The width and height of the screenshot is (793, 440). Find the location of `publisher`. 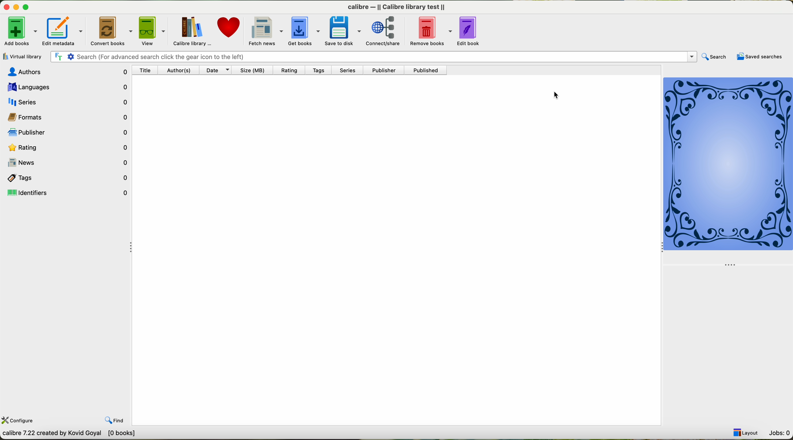

publisher is located at coordinates (67, 133).